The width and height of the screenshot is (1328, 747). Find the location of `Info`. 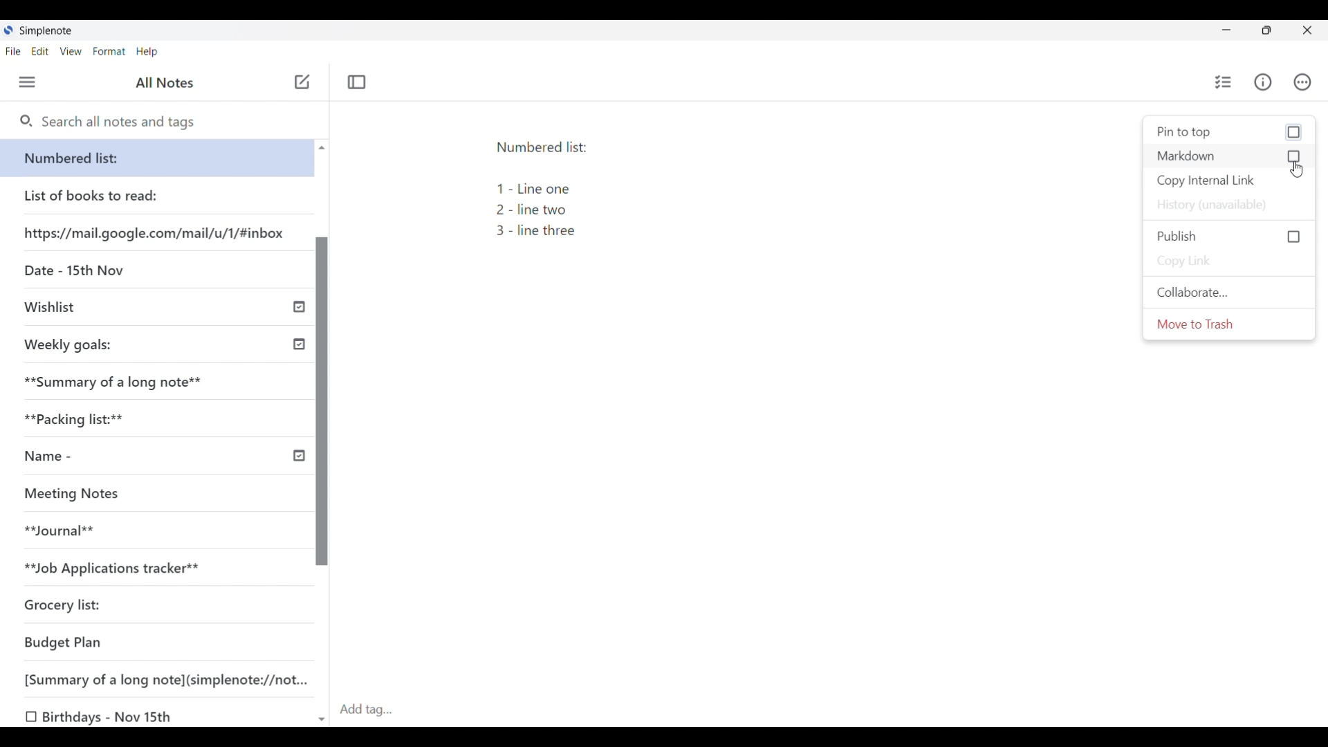

Info is located at coordinates (1263, 82).